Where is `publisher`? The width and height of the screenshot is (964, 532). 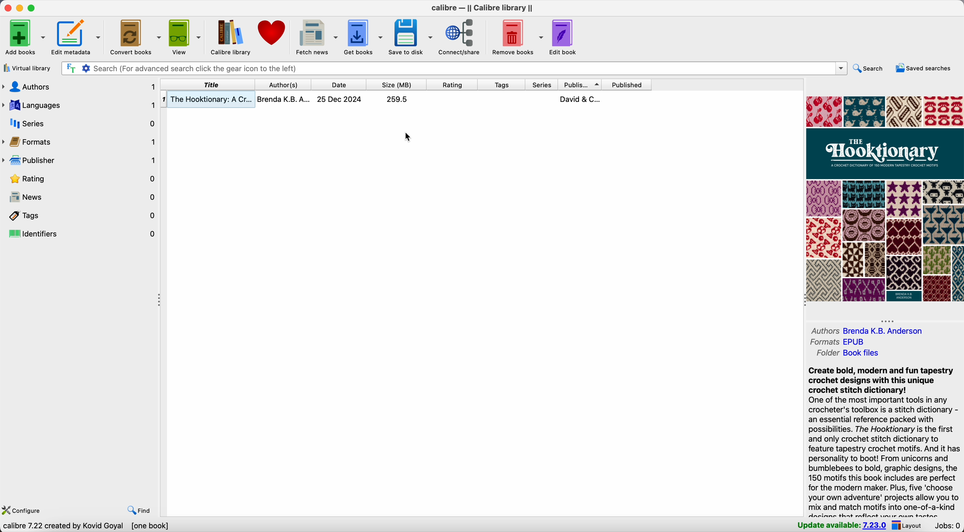
publisher is located at coordinates (80, 162).